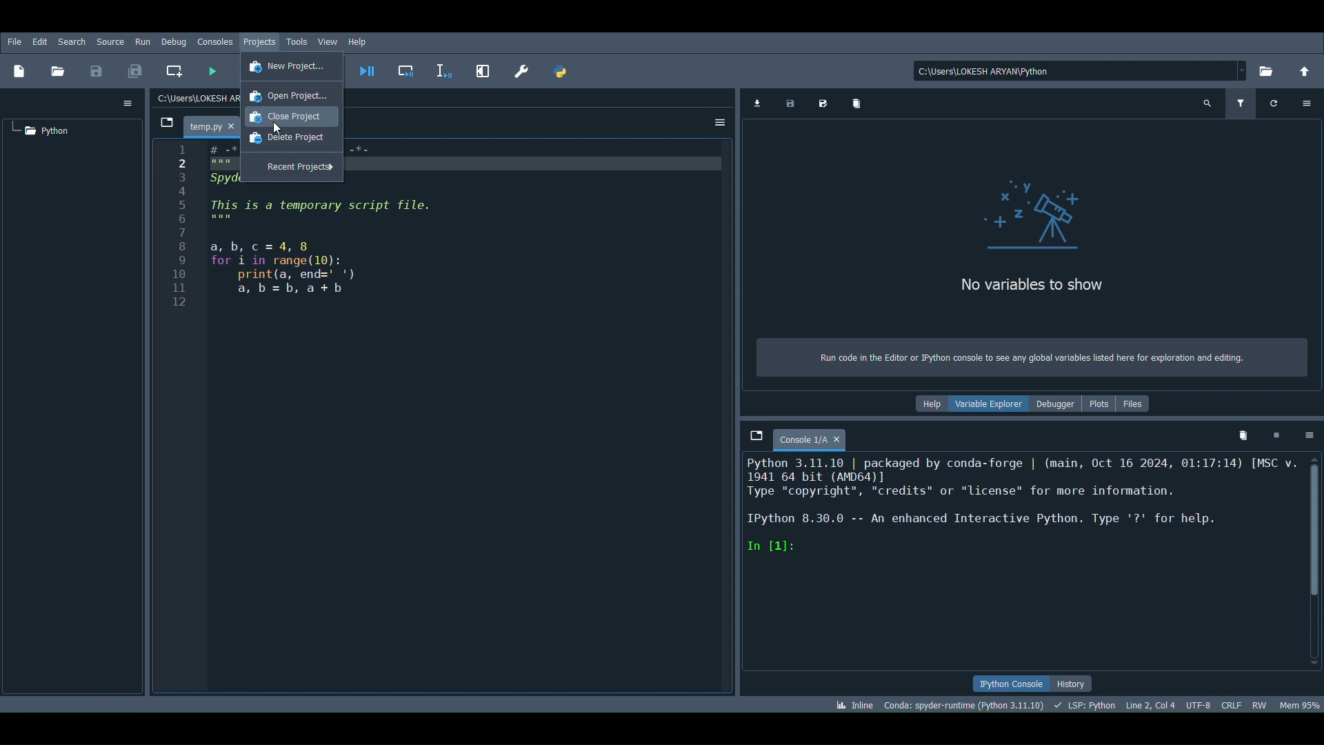  Describe the element at coordinates (790, 103) in the screenshot. I see `Save data` at that location.